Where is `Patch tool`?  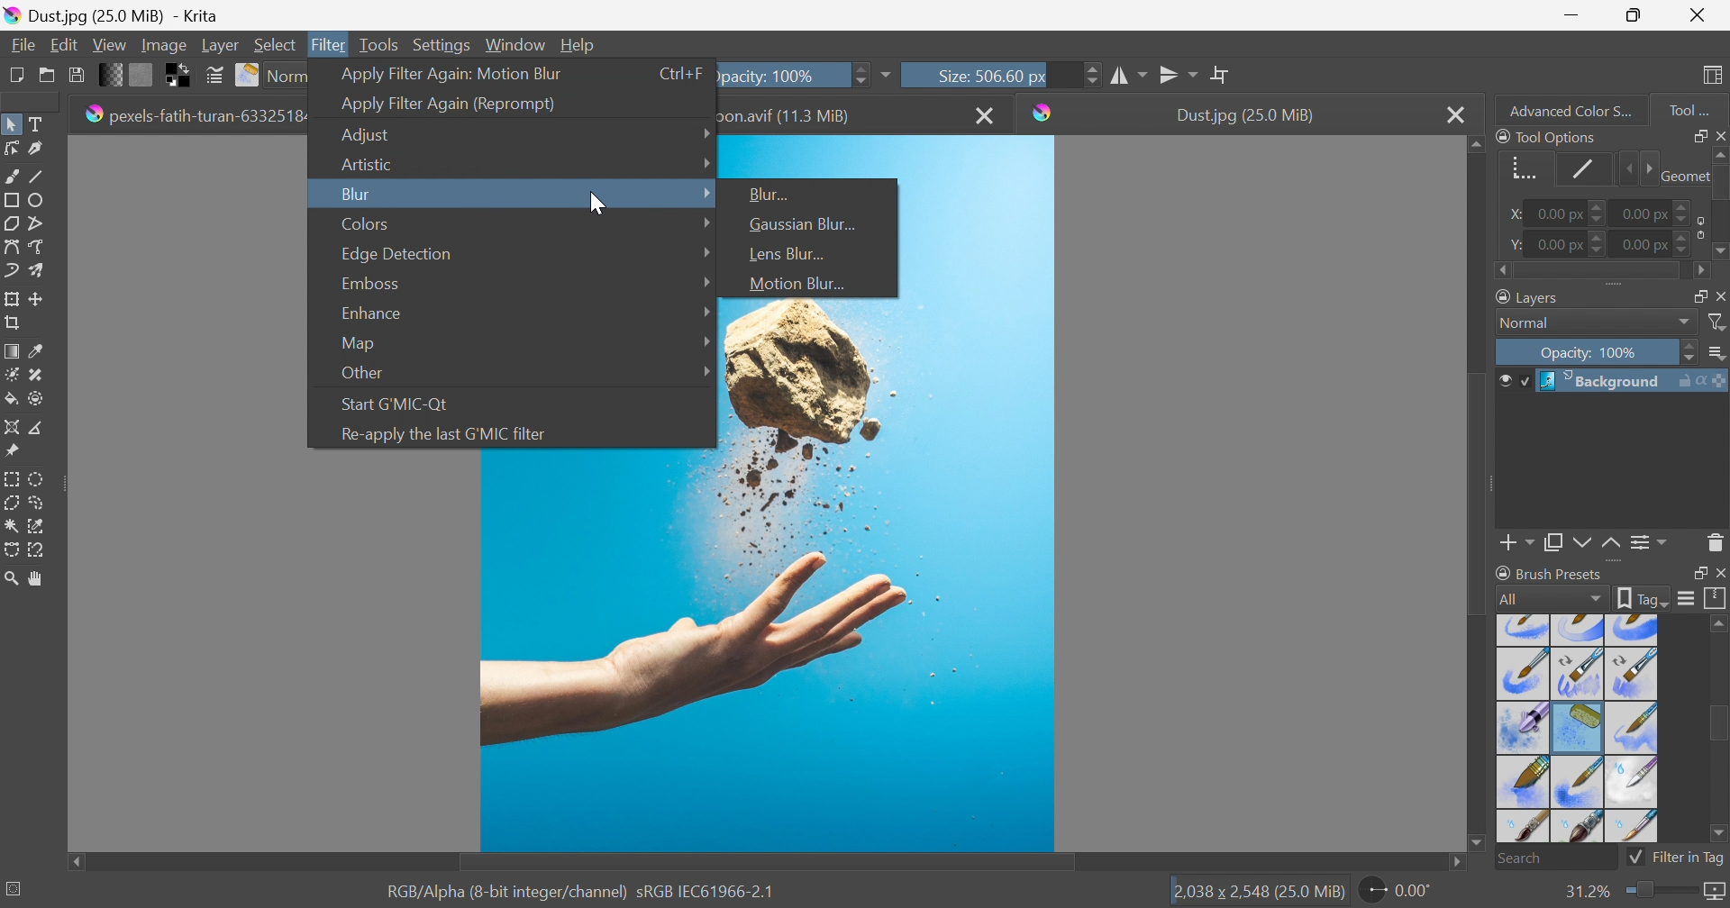
Patch tool is located at coordinates (33, 375).